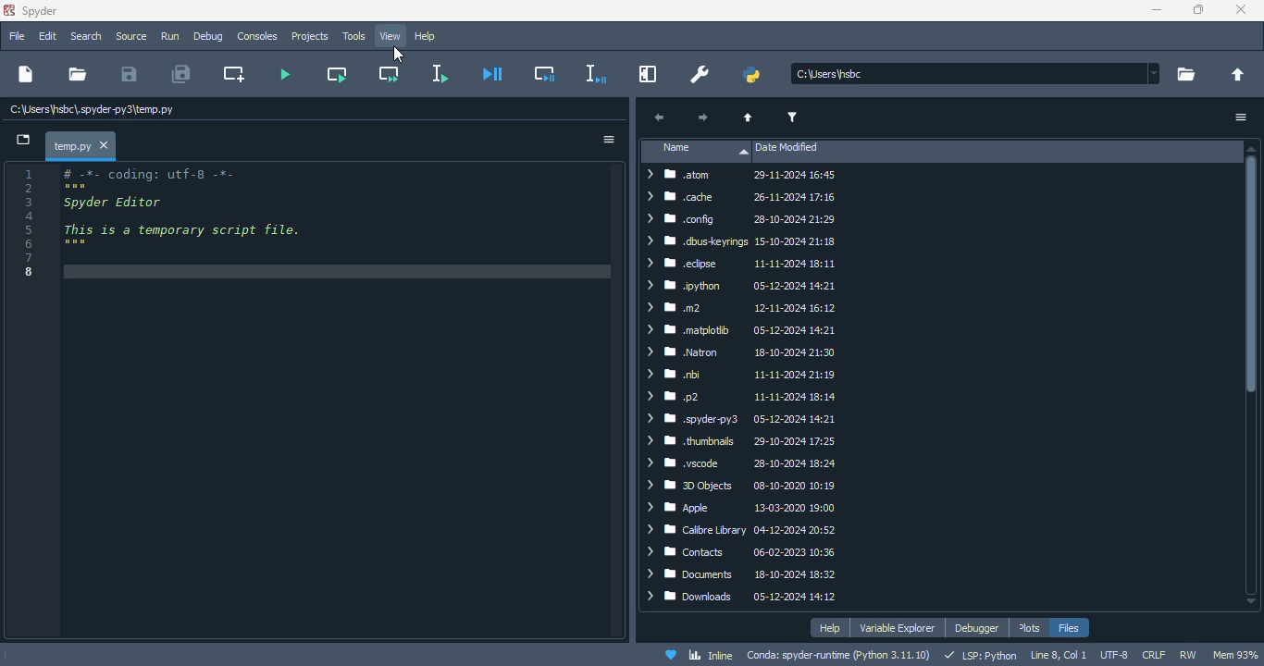 The width and height of the screenshot is (1264, 666). What do you see at coordinates (353, 36) in the screenshot?
I see `tools` at bounding box center [353, 36].